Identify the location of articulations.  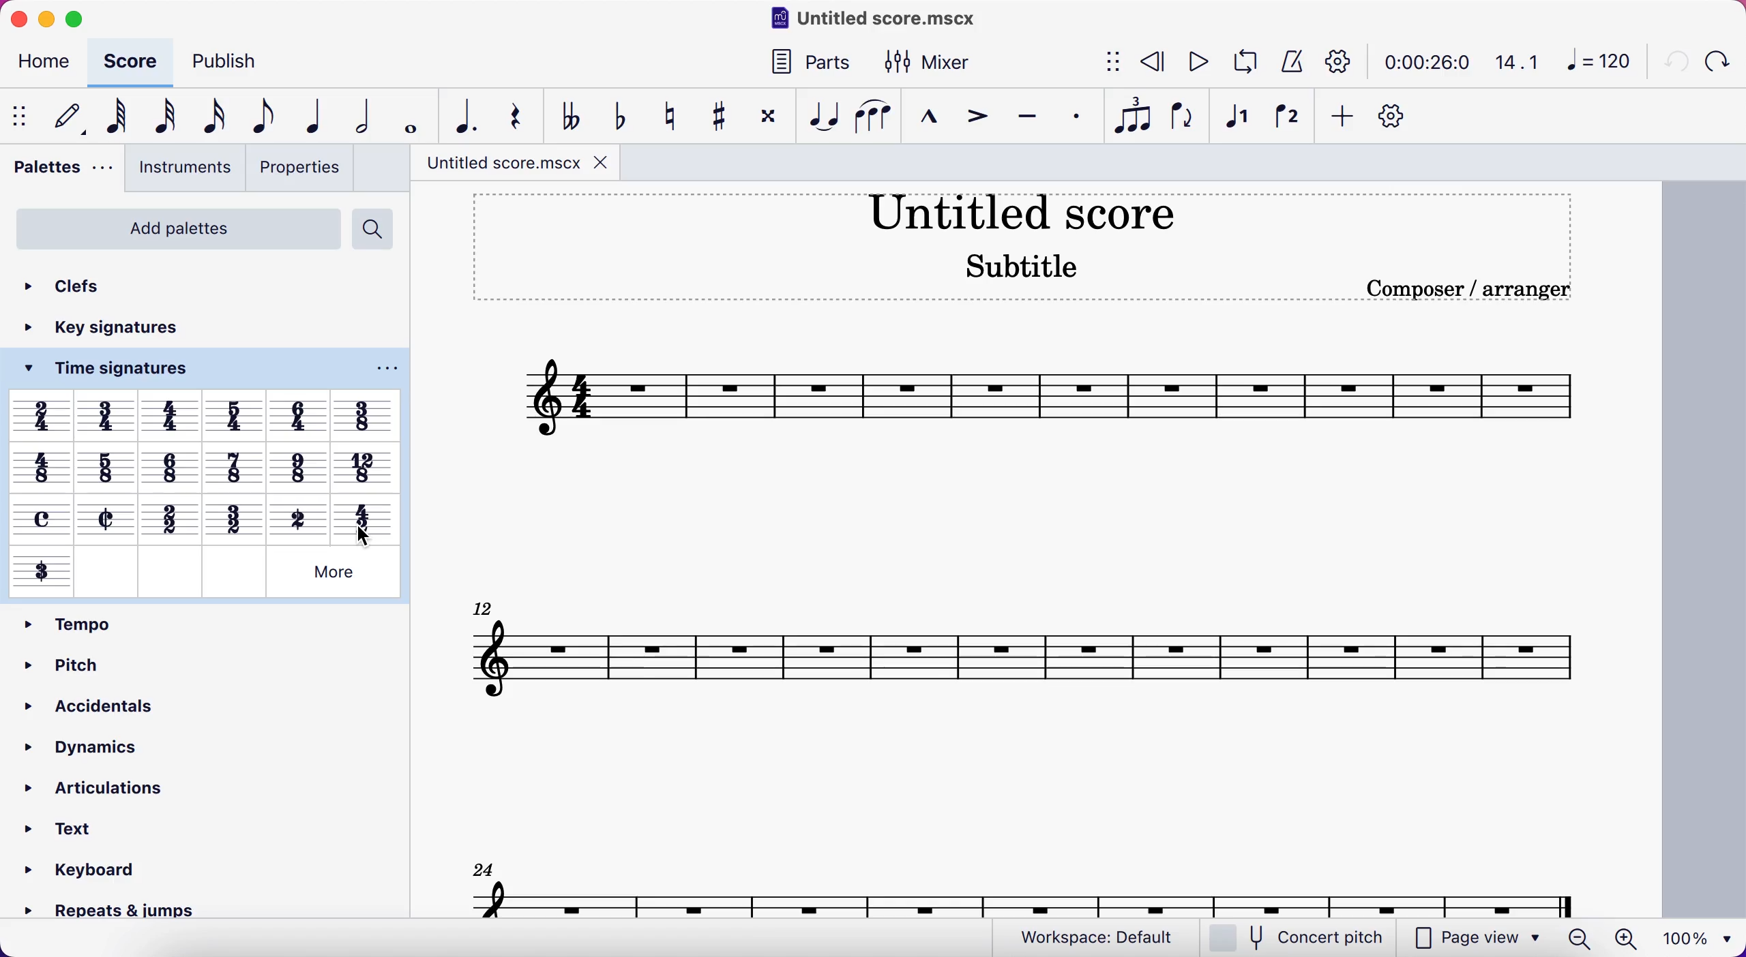
(116, 787).